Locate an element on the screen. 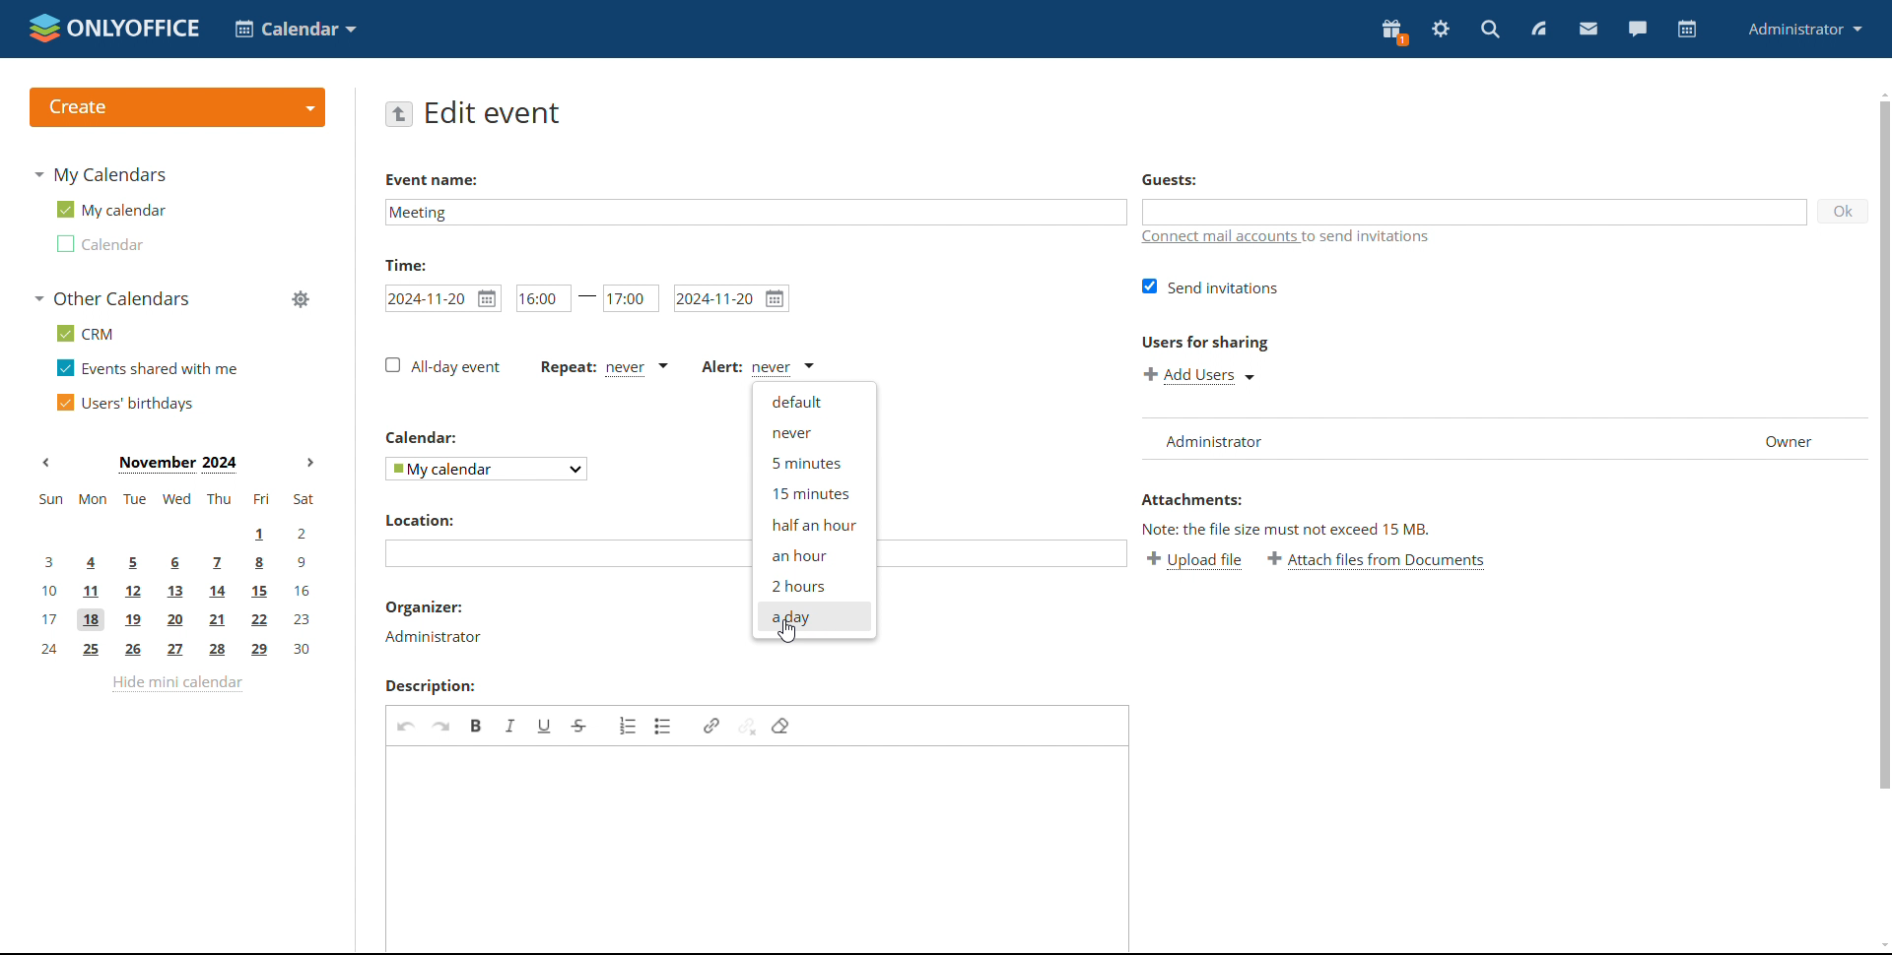 The image size is (1892, 955). upload file is located at coordinates (1194, 561).